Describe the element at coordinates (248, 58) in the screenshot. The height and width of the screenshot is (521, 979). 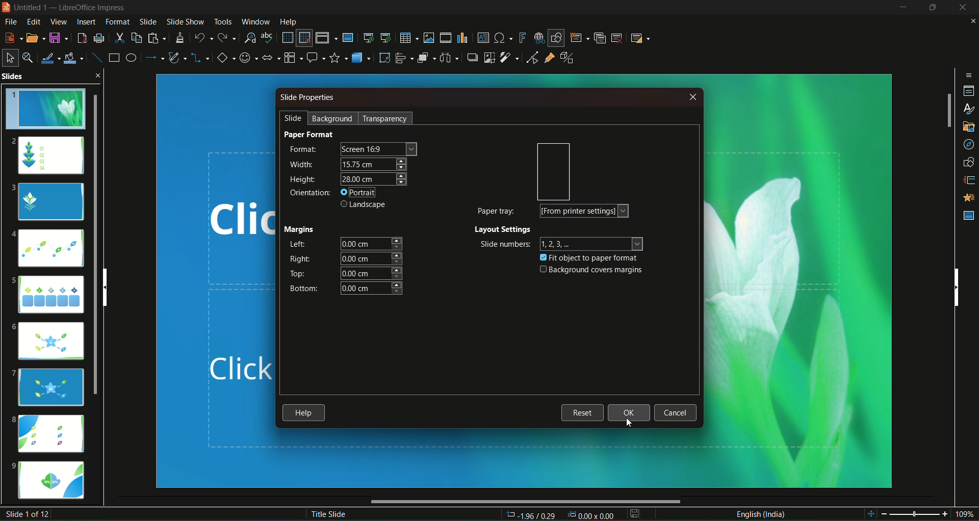
I see `symbol shapes` at that location.